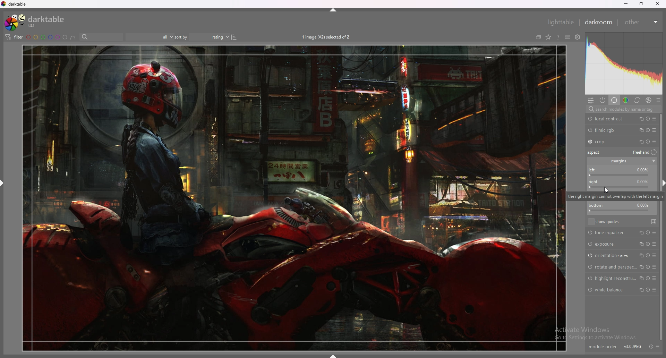 The height and width of the screenshot is (358, 666). Describe the element at coordinates (640, 255) in the screenshot. I see `multiple instances action` at that location.